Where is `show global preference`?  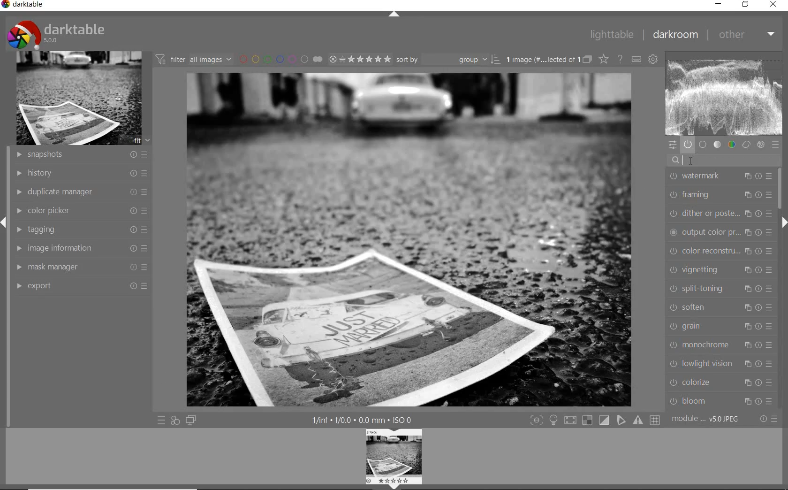
show global preference is located at coordinates (652, 60).